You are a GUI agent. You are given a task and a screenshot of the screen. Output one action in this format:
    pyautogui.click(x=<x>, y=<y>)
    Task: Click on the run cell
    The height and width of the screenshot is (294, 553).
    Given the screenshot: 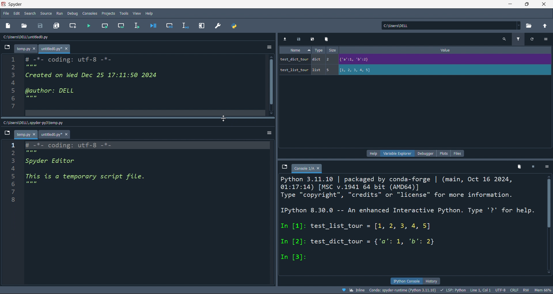 What is the action you would take?
    pyautogui.click(x=105, y=26)
    